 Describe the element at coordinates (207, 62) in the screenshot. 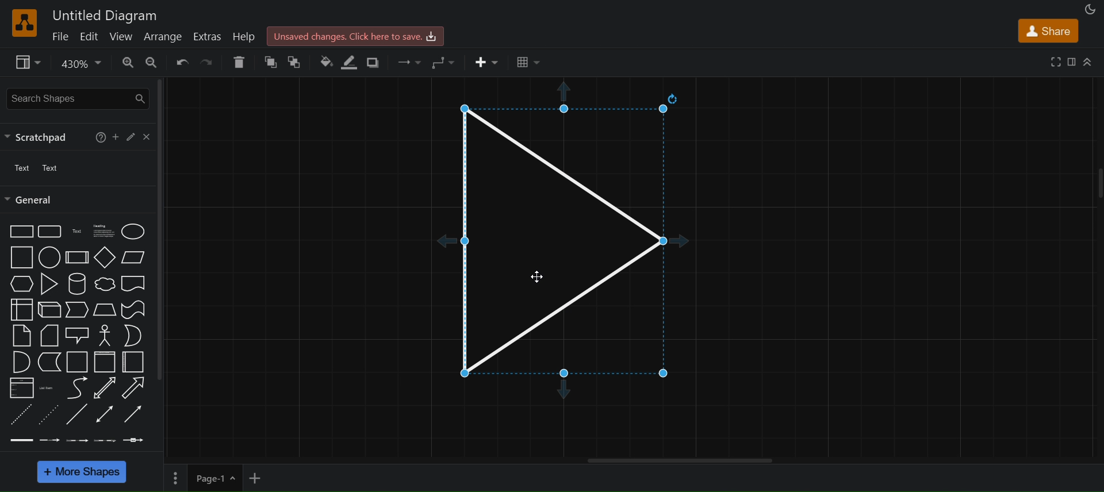

I see `redo` at that location.